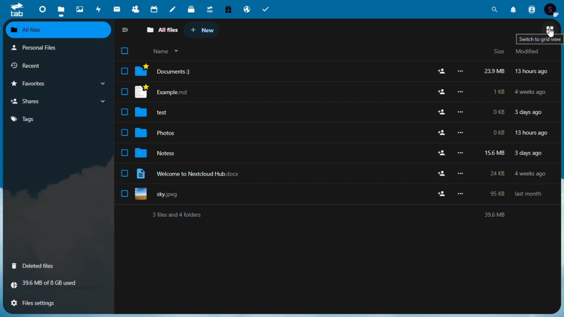  Describe the element at coordinates (15, 10) in the screenshot. I see `tab` at that location.